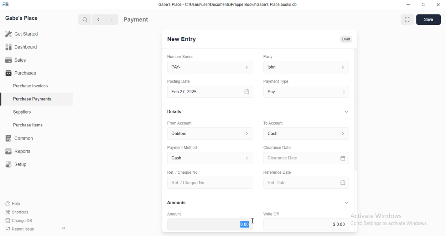 The height and width of the screenshot is (236, 446). Describe the element at coordinates (210, 159) in the screenshot. I see `Cash` at that location.